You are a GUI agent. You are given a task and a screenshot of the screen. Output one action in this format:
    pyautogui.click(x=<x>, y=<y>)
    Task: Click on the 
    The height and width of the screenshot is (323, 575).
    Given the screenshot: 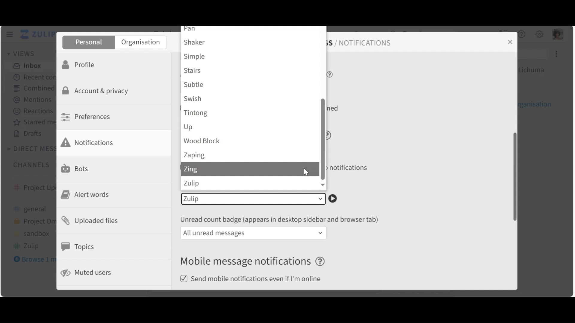 What is the action you would take?
    pyautogui.click(x=323, y=138)
    